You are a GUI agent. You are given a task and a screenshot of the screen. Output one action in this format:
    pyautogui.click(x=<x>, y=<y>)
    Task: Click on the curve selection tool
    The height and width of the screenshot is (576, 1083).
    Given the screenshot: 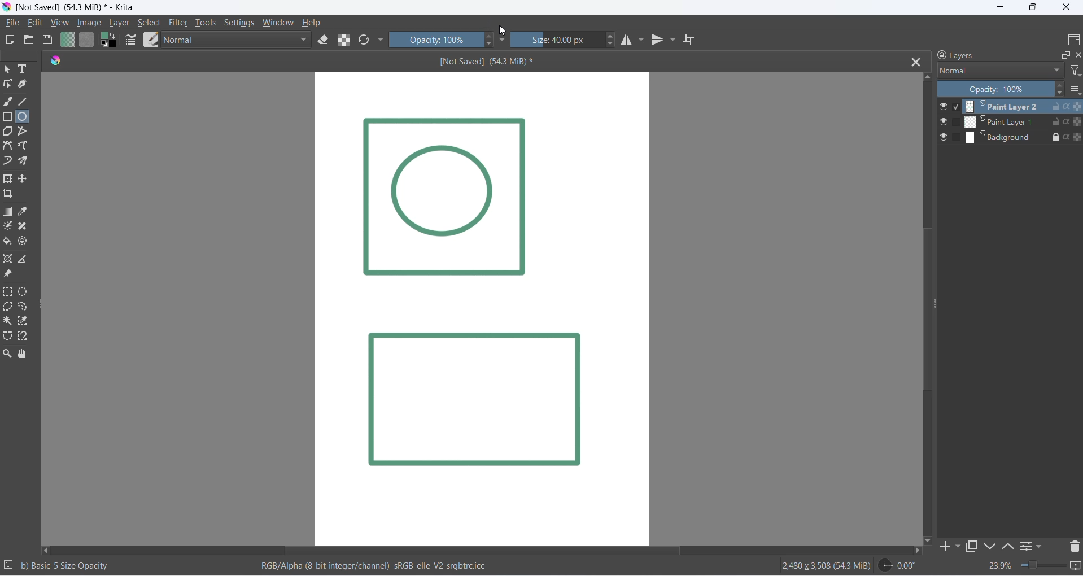 What is the action you would take?
    pyautogui.click(x=7, y=337)
    